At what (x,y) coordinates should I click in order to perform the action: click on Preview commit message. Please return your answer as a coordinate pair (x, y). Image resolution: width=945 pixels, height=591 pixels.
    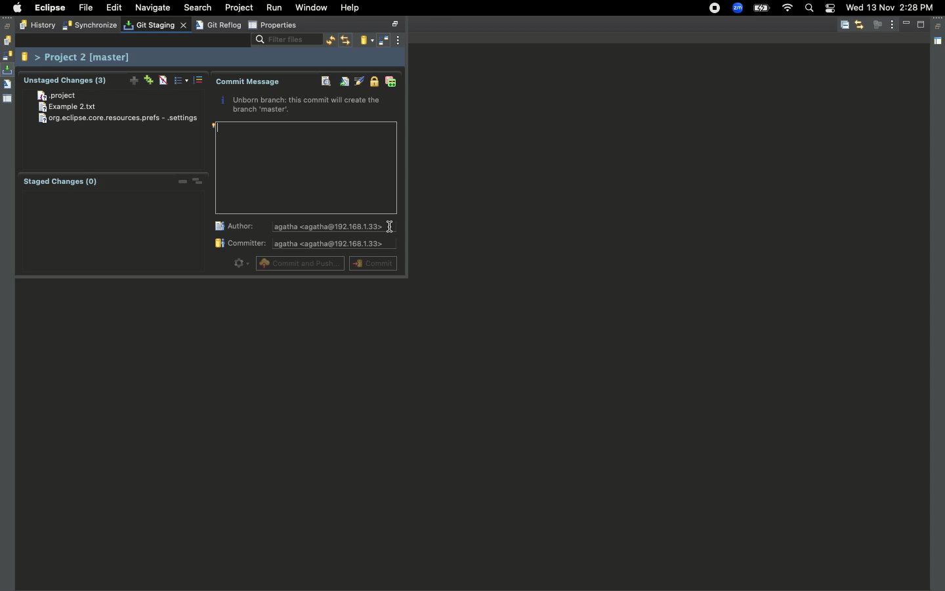
    Looking at the image, I should click on (322, 82).